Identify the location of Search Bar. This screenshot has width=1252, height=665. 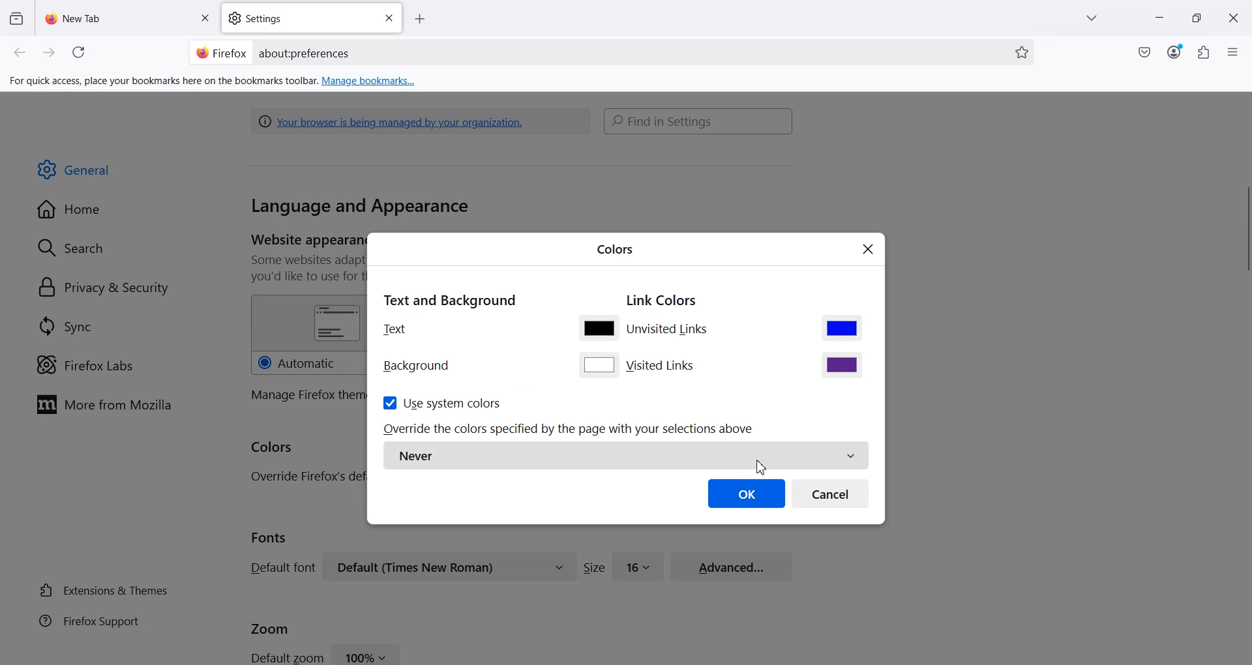
(699, 121).